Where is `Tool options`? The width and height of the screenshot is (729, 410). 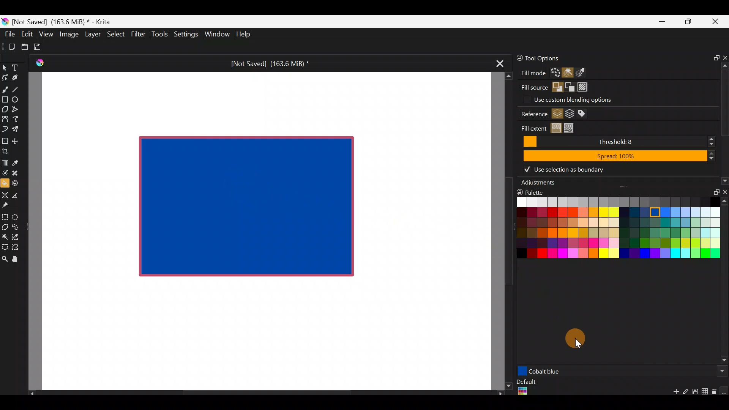 Tool options is located at coordinates (545, 58).